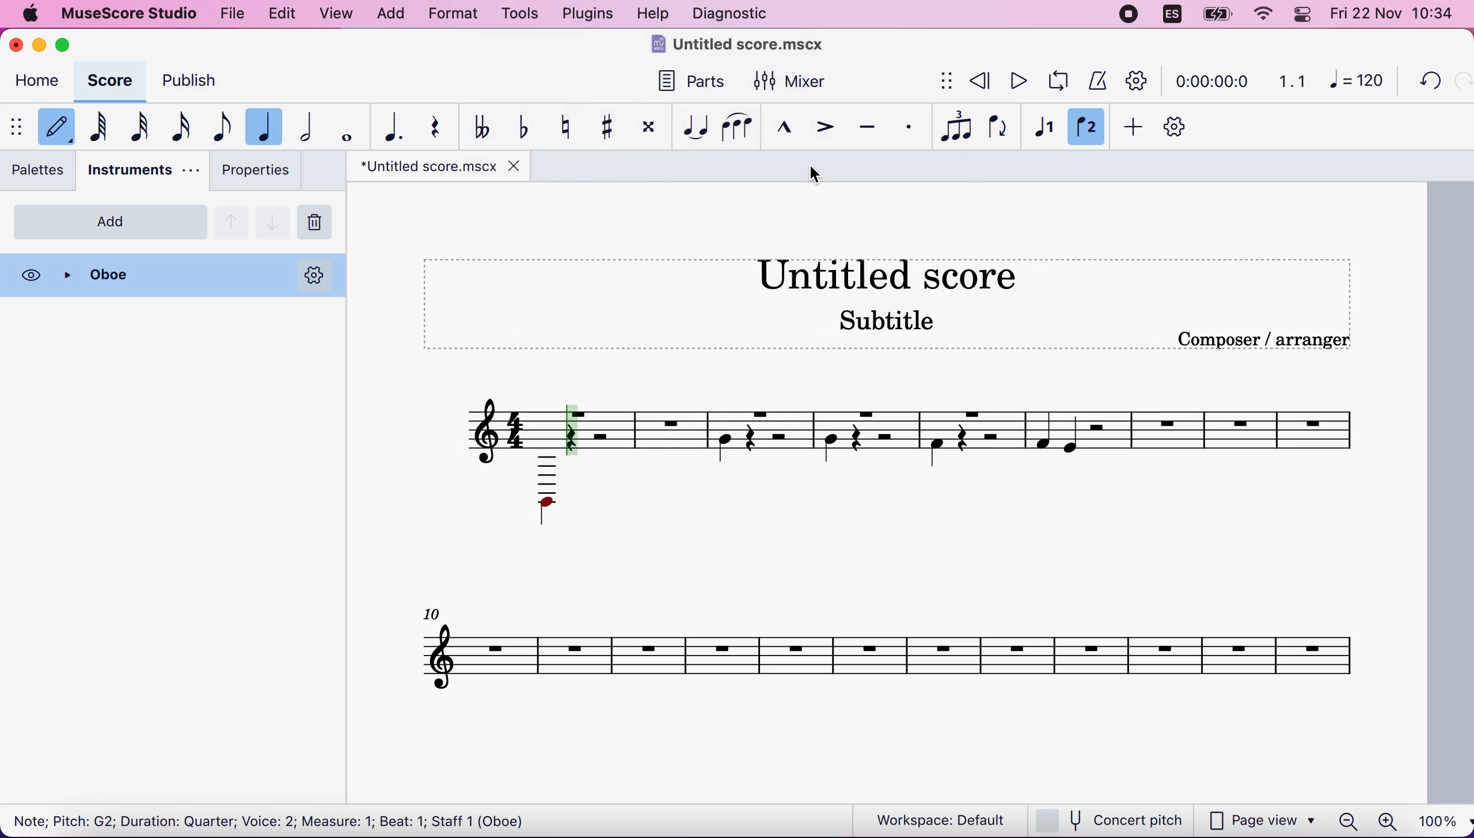 Image resolution: width=1474 pixels, height=838 pixels. I want to click on whole note, so click(347, 126).